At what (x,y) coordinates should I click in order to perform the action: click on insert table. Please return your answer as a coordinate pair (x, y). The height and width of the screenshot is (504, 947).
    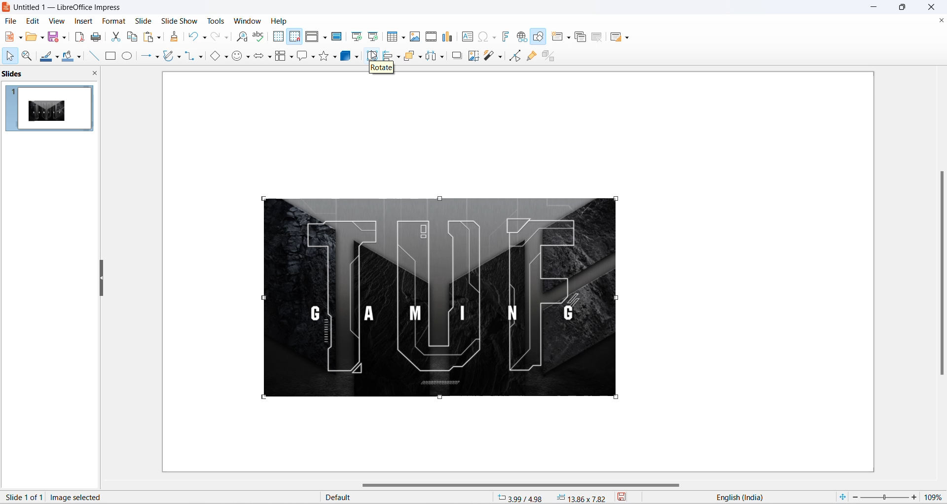
    Looking at the image, I should click on (393, 37).